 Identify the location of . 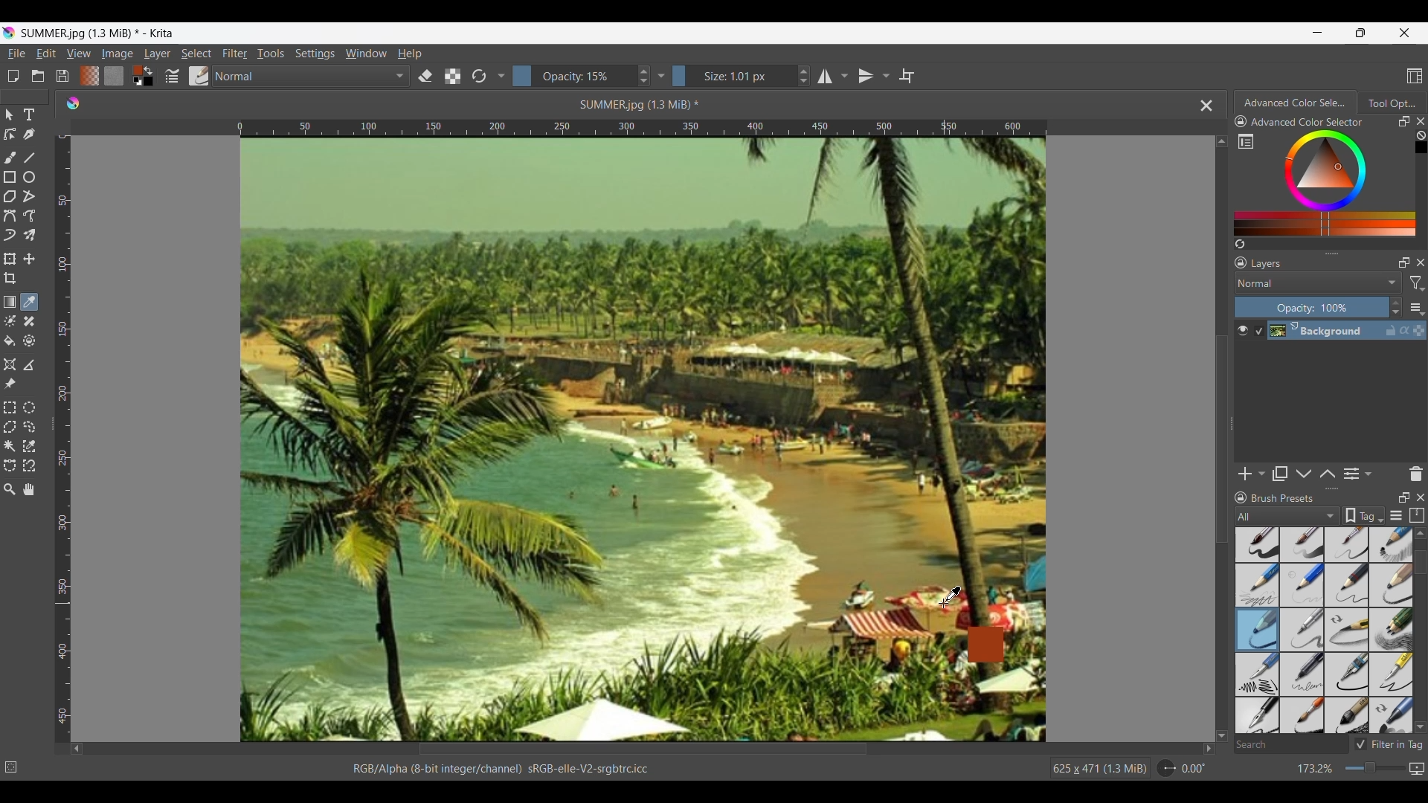
(1245, 141).